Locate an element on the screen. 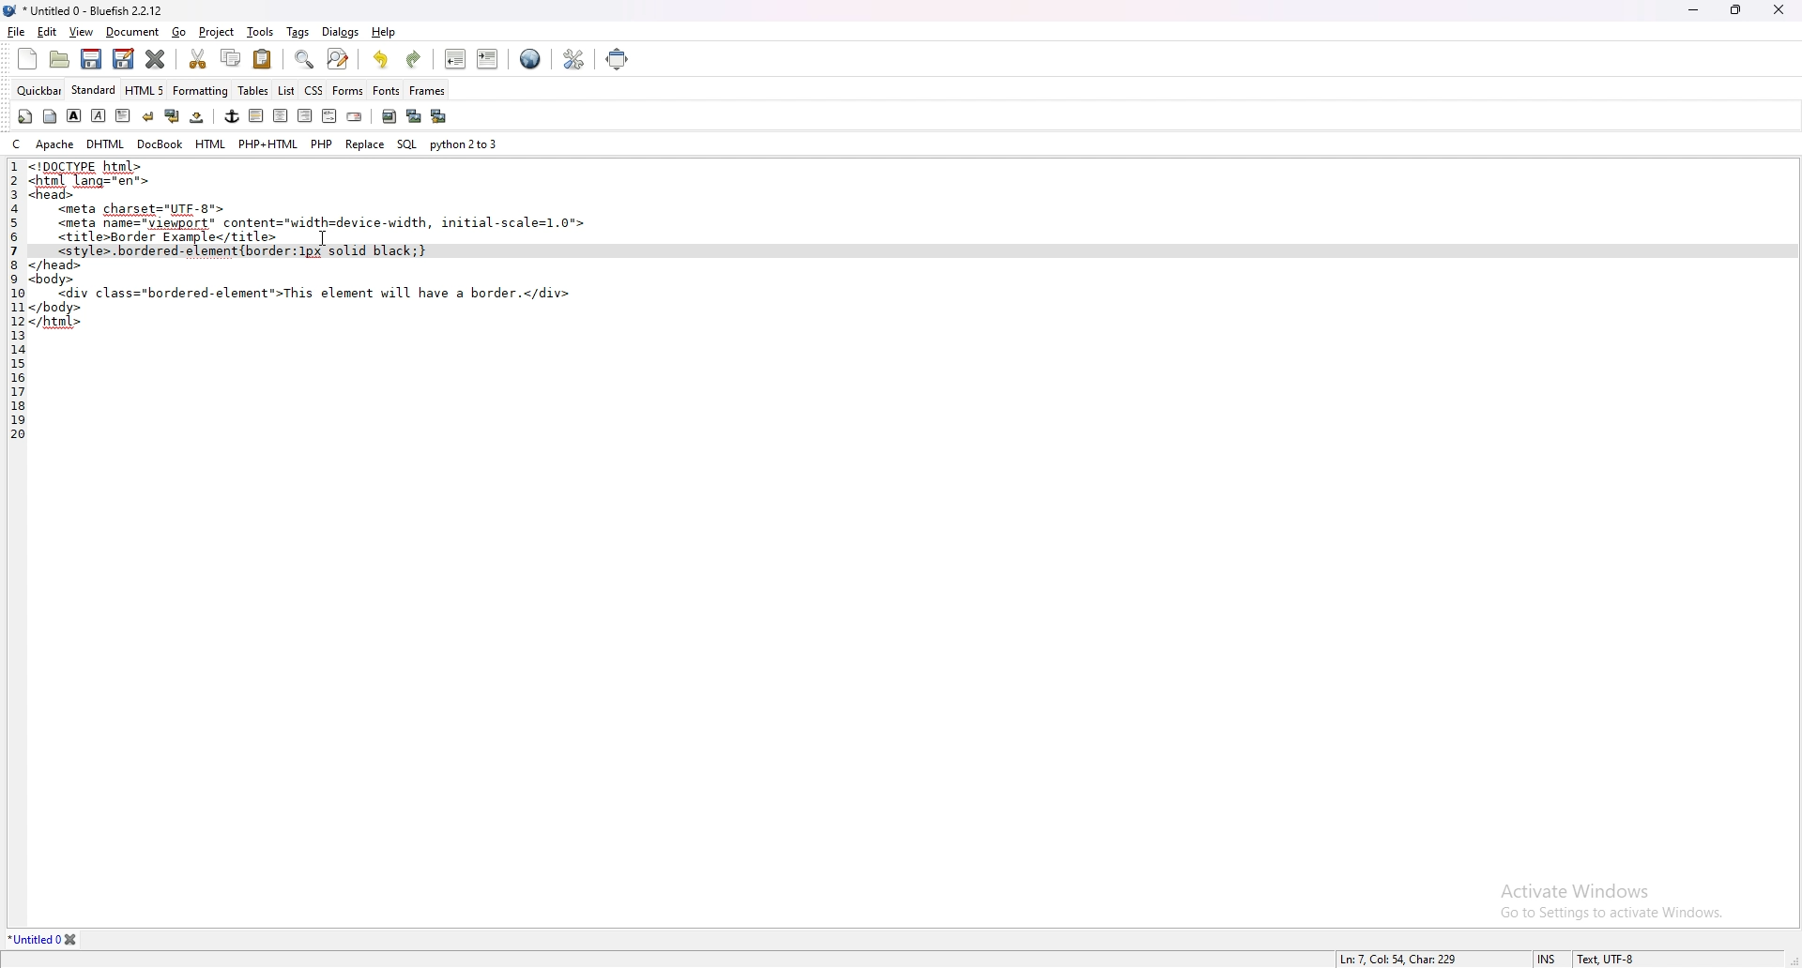 Image resolution: width=1802 pixels, height=968 pixels. edit in browser is located at coordinates (530, 60).